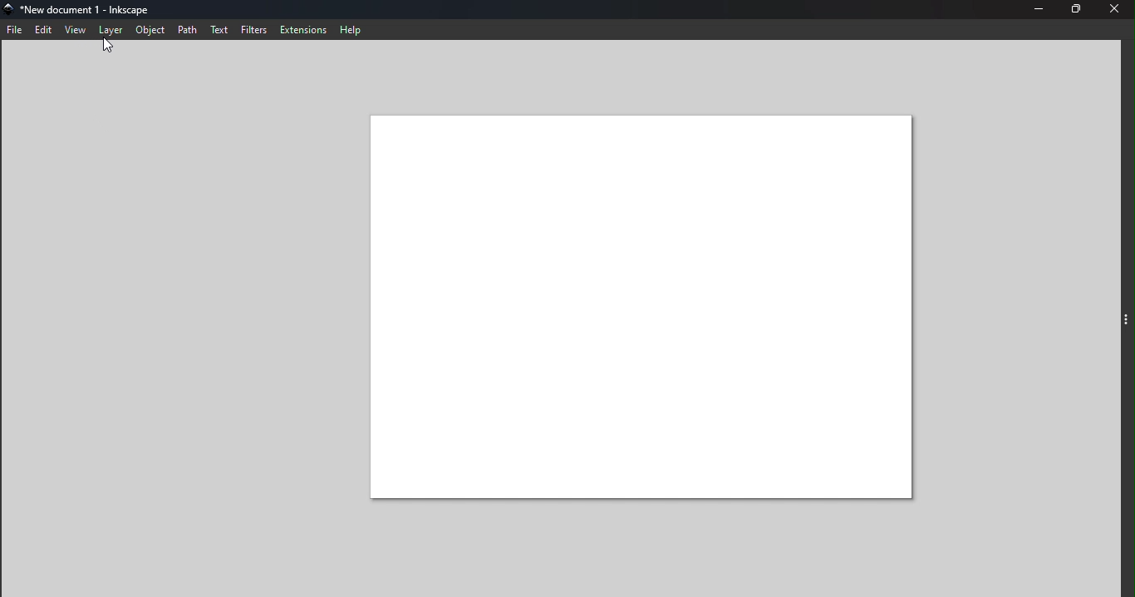  I want to click on Filters, so click(255, 31).